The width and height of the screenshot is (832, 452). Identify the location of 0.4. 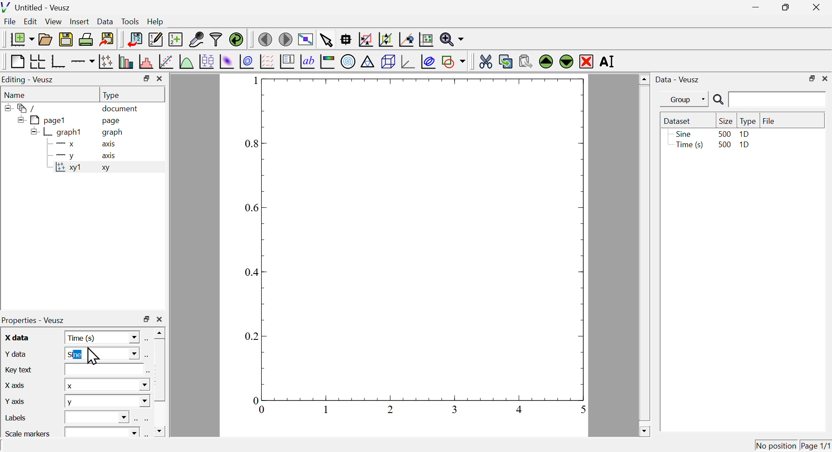
(390, 409).